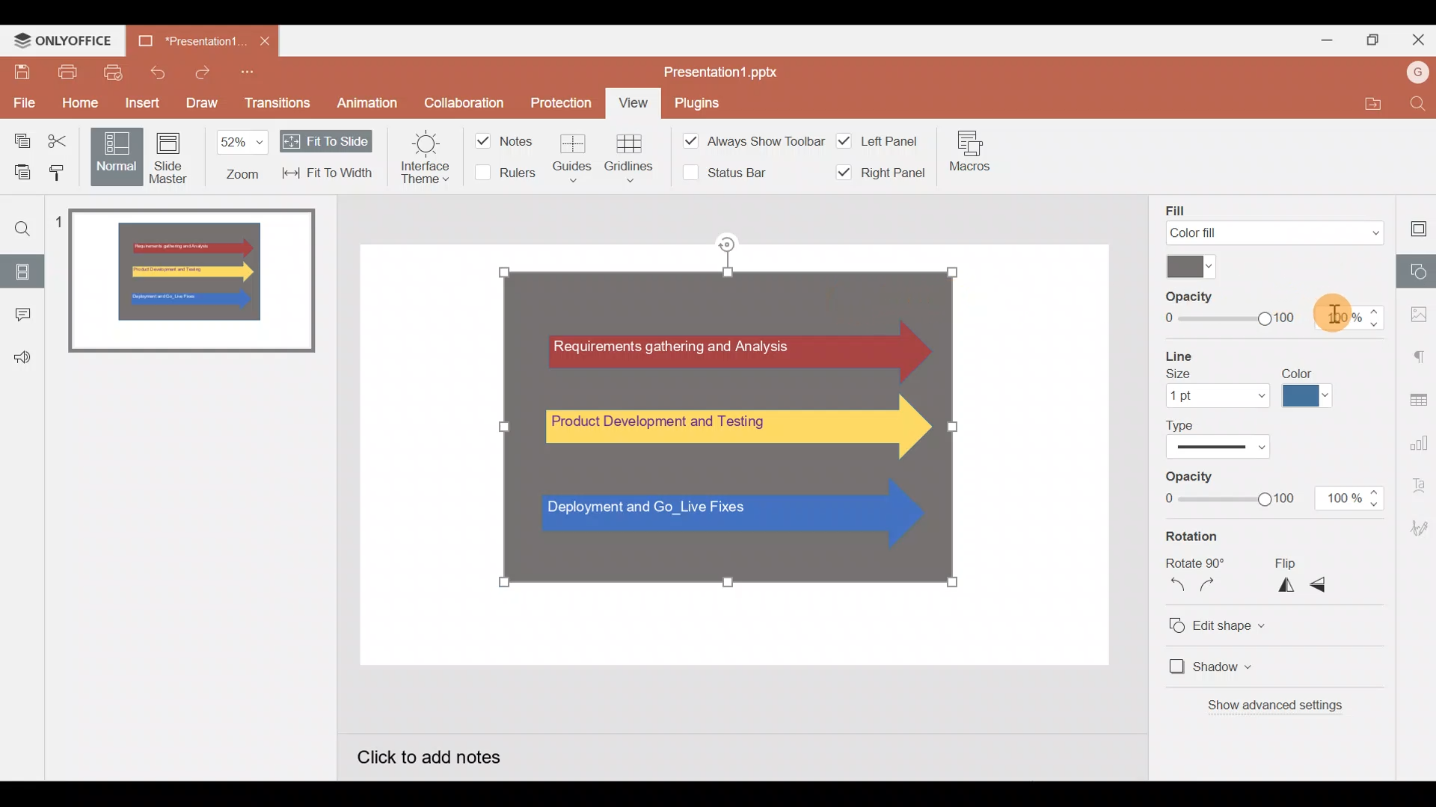 This screenshot has height=807, width=1436. I want to click on Animation, so click(369, 100).